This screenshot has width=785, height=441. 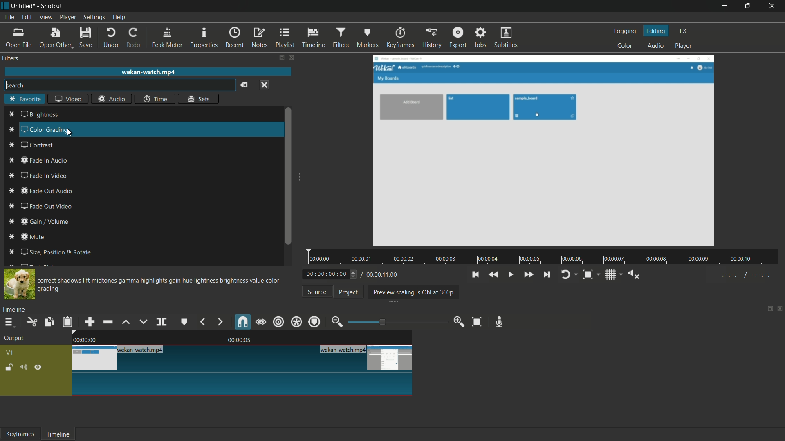 I want to click on copy, so click(x=48, y=322).